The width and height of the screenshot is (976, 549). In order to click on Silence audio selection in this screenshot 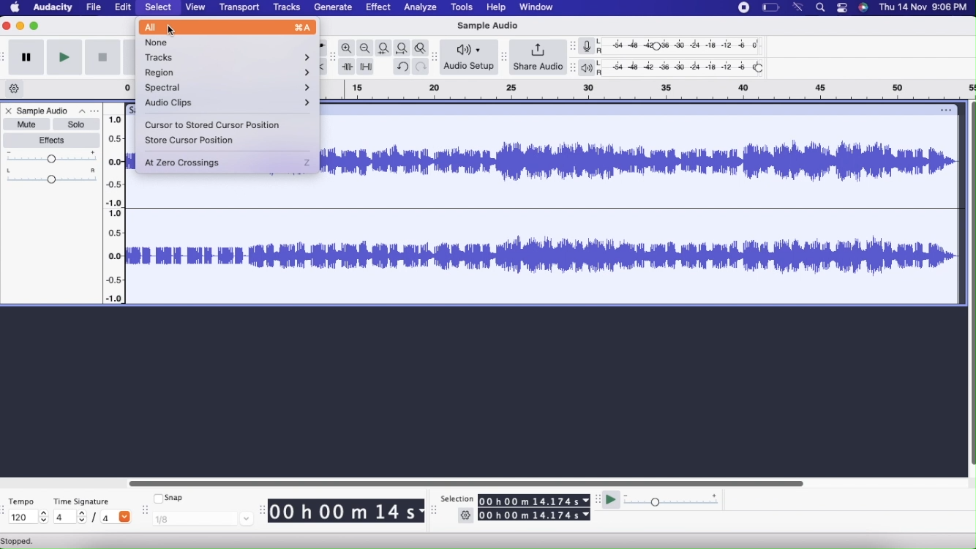, I will do `click(367, 67)`.